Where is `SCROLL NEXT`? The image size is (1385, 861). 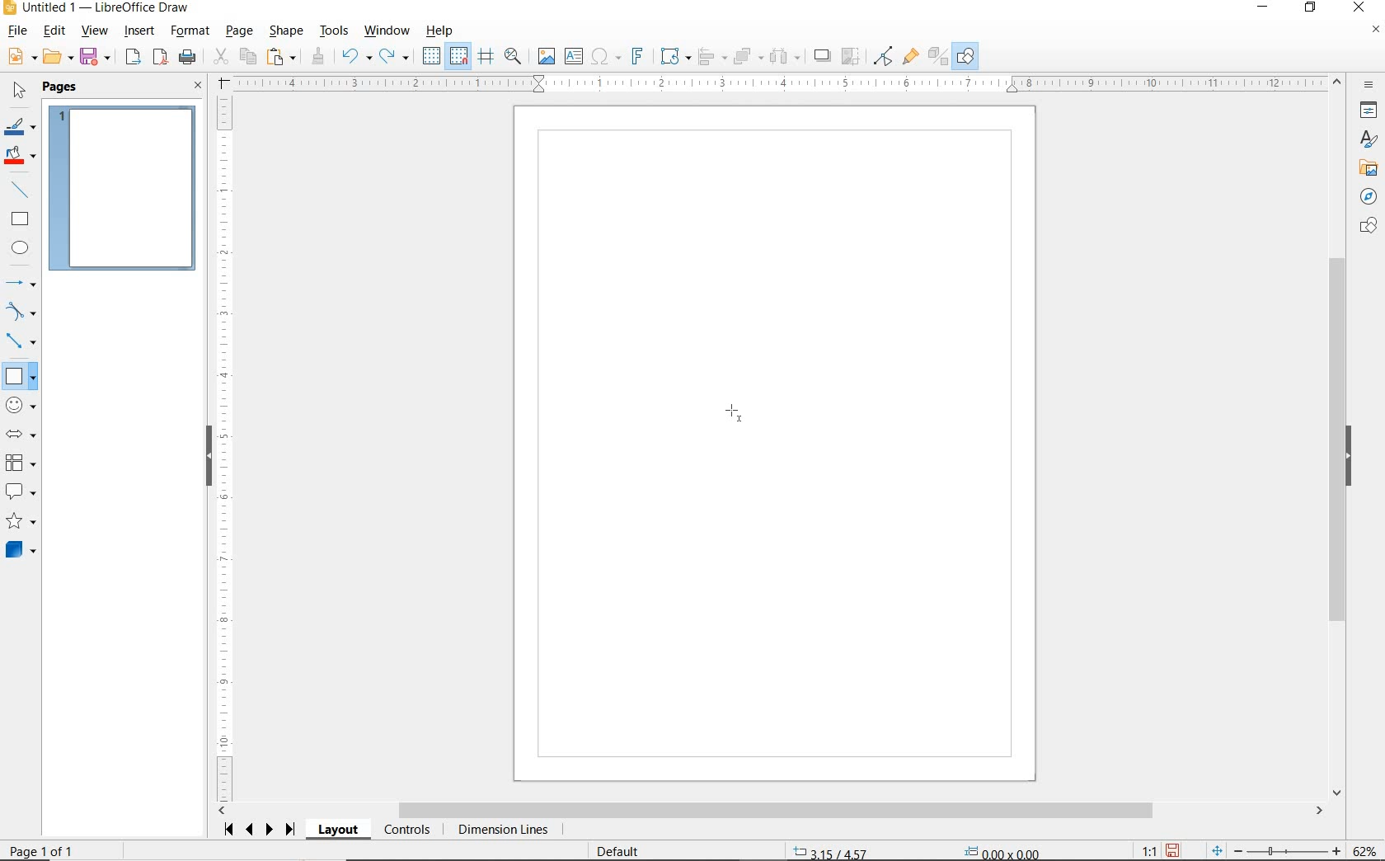 SCROLL NEXT is located at coordinates (261, 830).